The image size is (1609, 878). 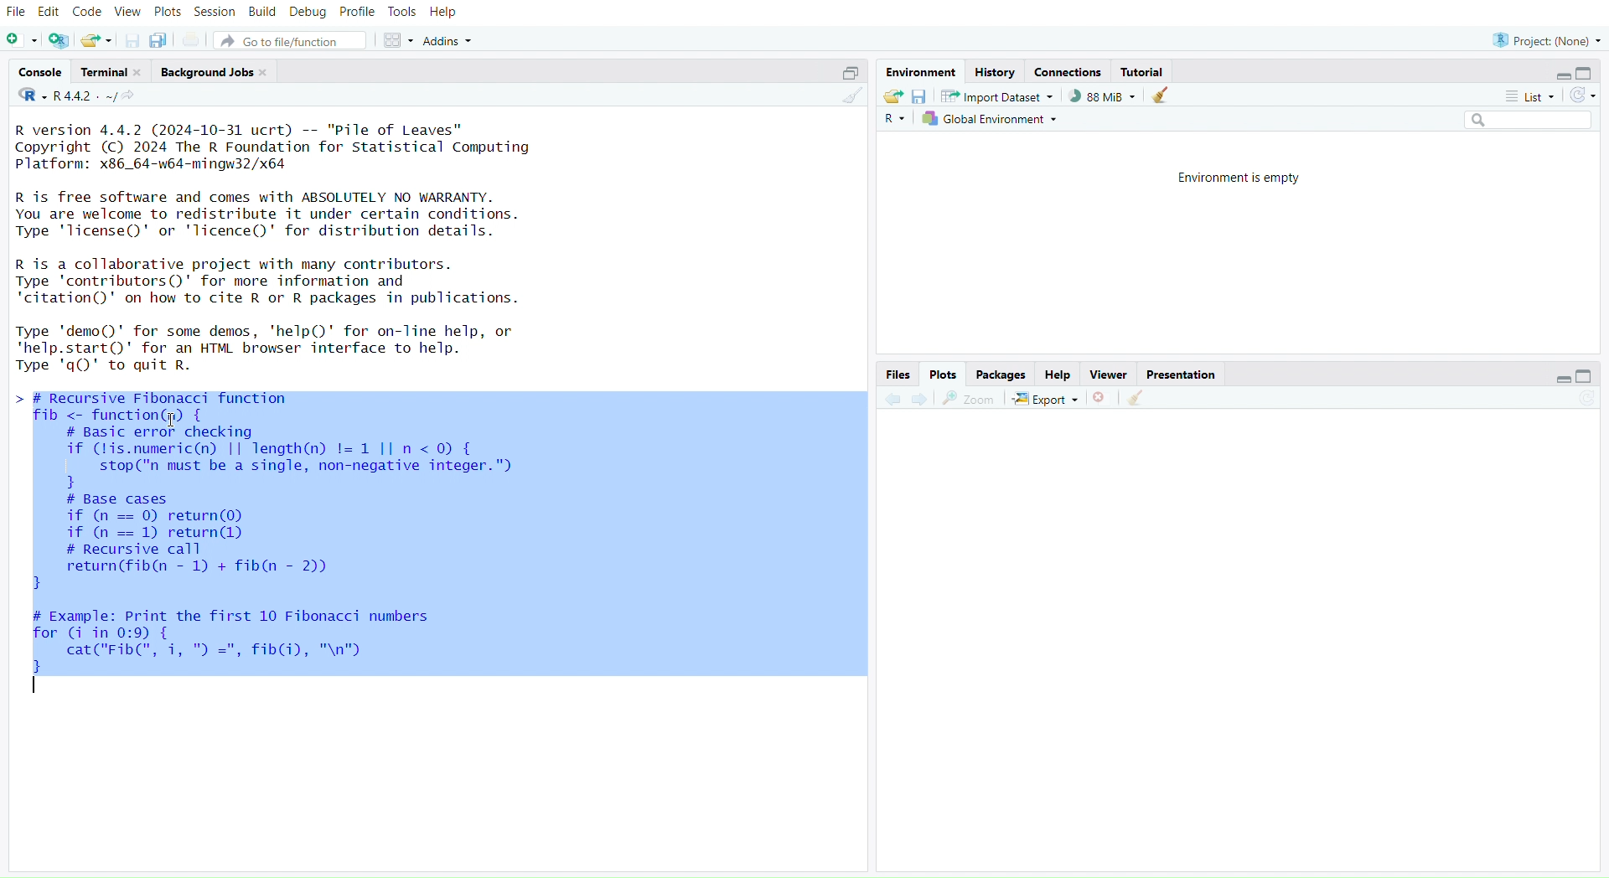 What do you see at coordinates (43, 72) in the screenshot?
I see `console` at bounding box center [43, 72].